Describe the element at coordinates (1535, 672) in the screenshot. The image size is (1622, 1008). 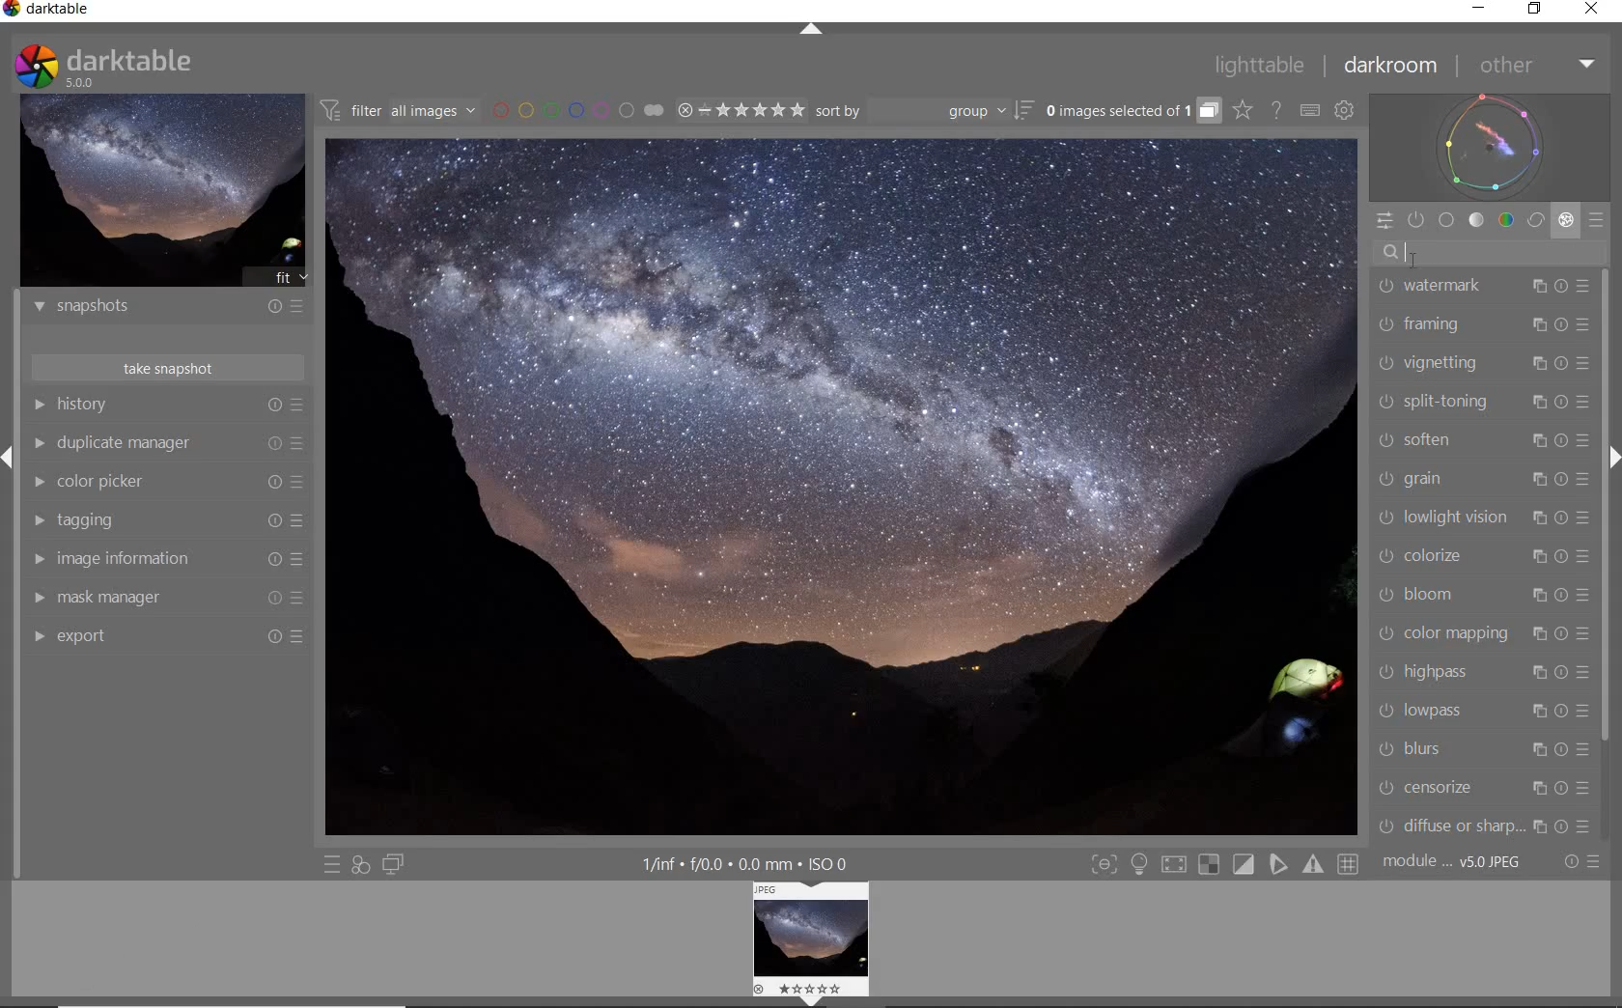
I see `multiple instance actions` at that location.